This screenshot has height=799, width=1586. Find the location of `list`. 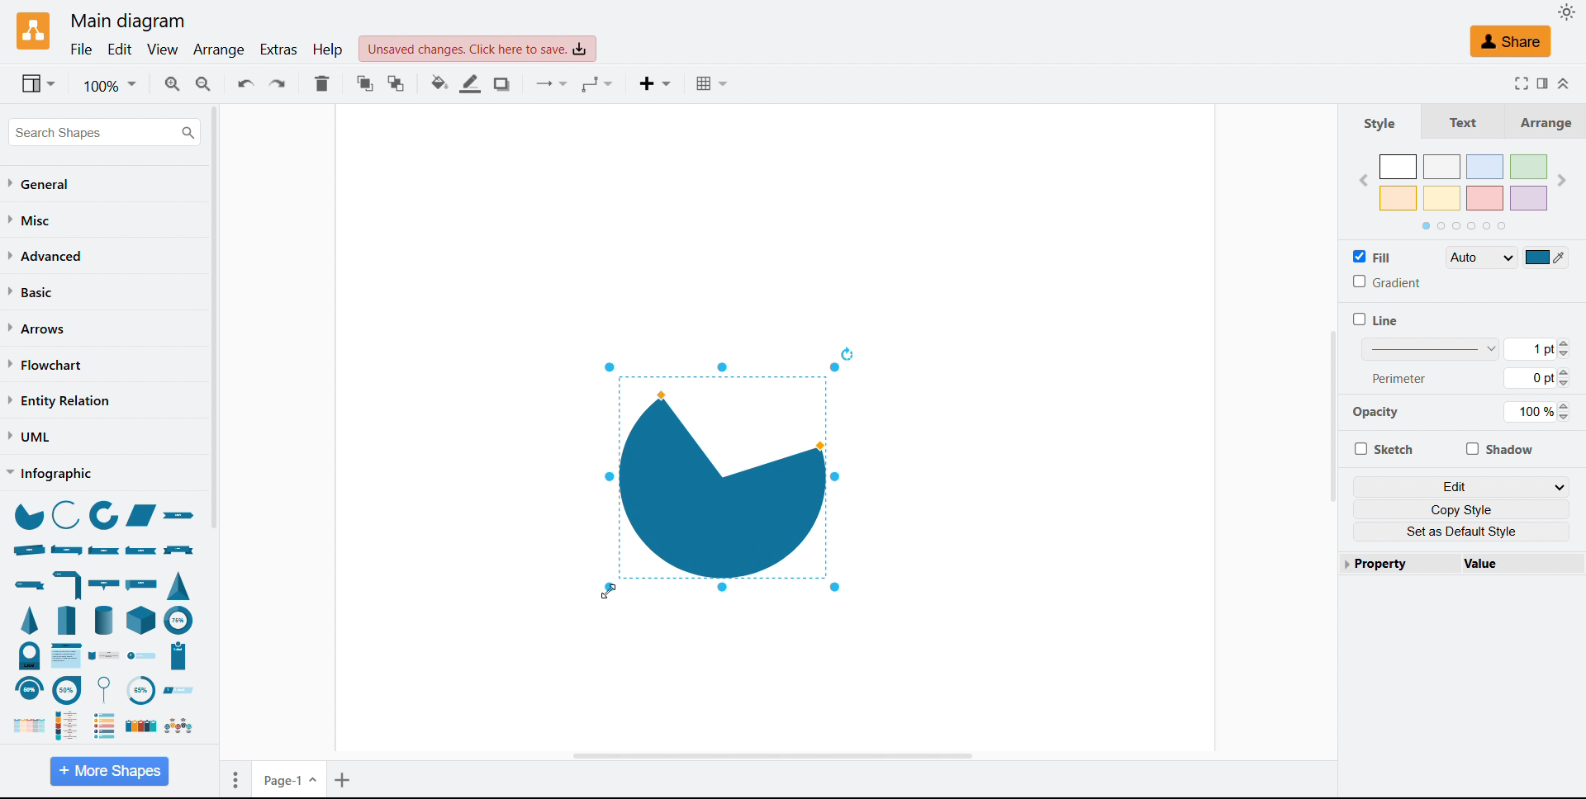

list is located at coordinates (139, 726).